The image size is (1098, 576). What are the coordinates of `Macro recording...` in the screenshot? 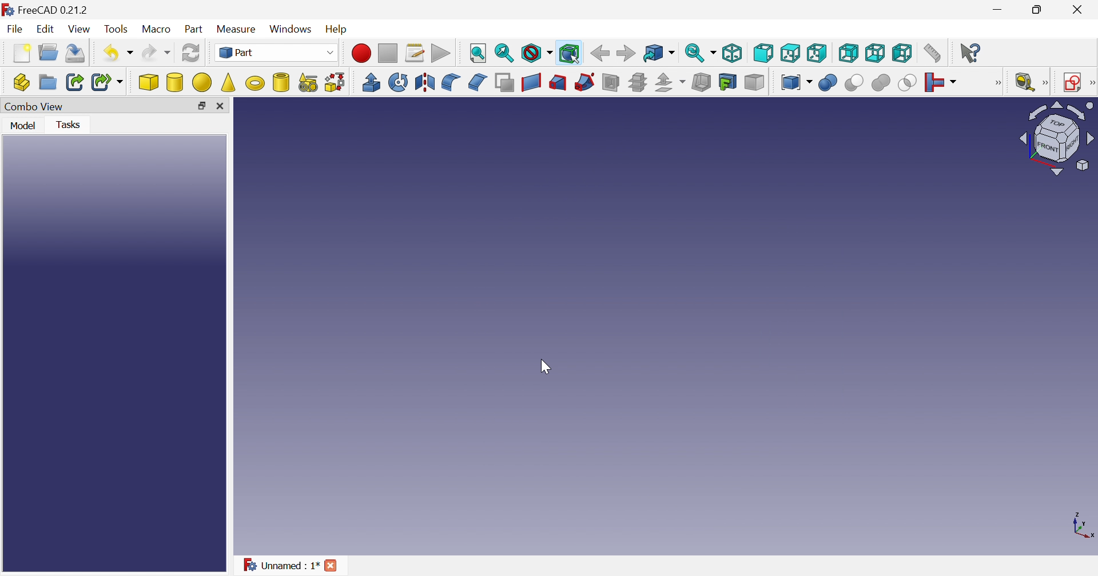 It's located at (362, 53).